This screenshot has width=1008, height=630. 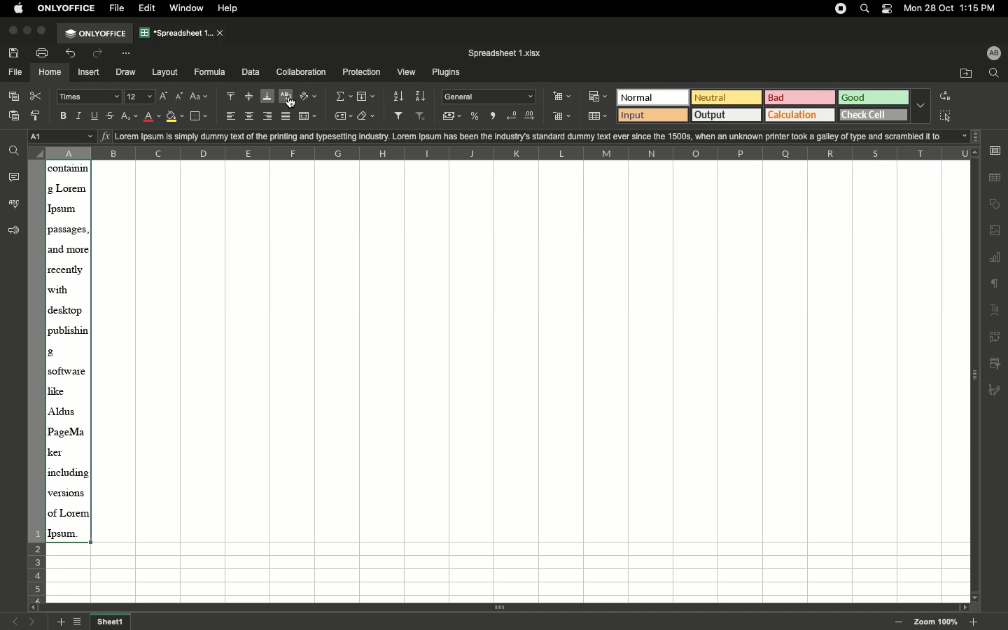 What do you see at coordinates (327, 116) in the screenshot?
I see `Guide text` at bounding box center [327, 116].